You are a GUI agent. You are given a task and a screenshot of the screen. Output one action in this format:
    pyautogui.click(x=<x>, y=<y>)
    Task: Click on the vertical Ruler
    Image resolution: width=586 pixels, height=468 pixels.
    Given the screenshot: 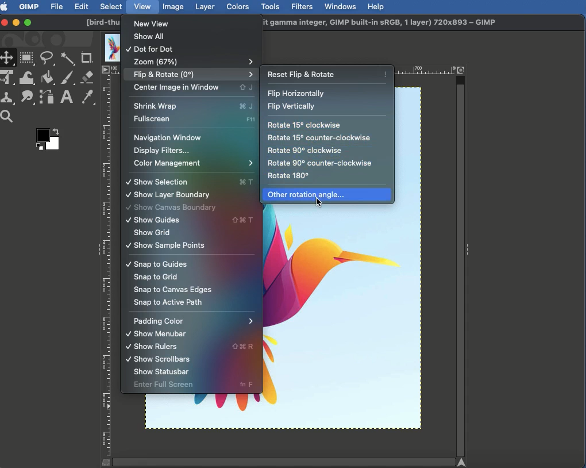 What is the action you would take?
    pyautogui.click(x=107, y=266)
    